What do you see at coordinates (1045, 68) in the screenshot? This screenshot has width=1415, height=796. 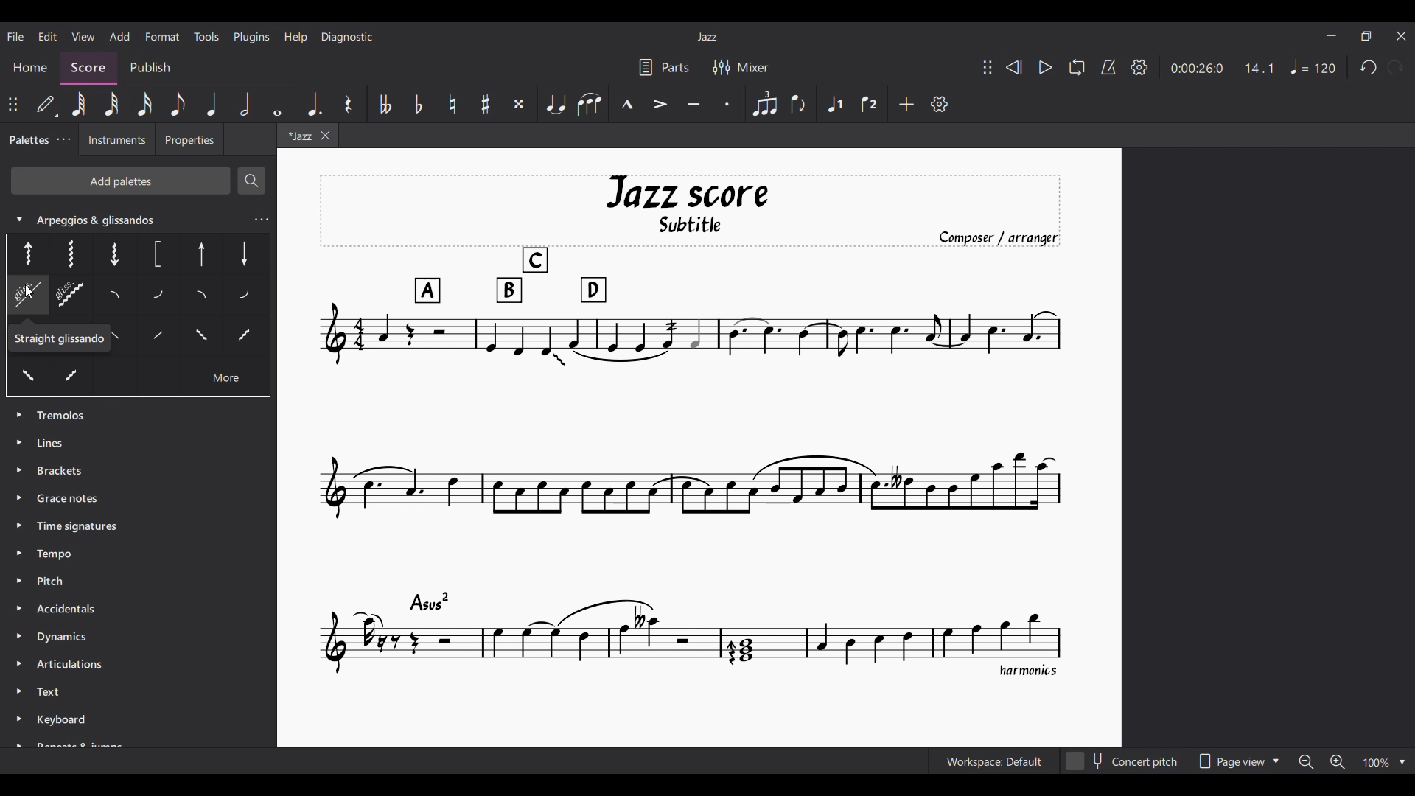 I see `Play` at bounding box center [1045, 68].